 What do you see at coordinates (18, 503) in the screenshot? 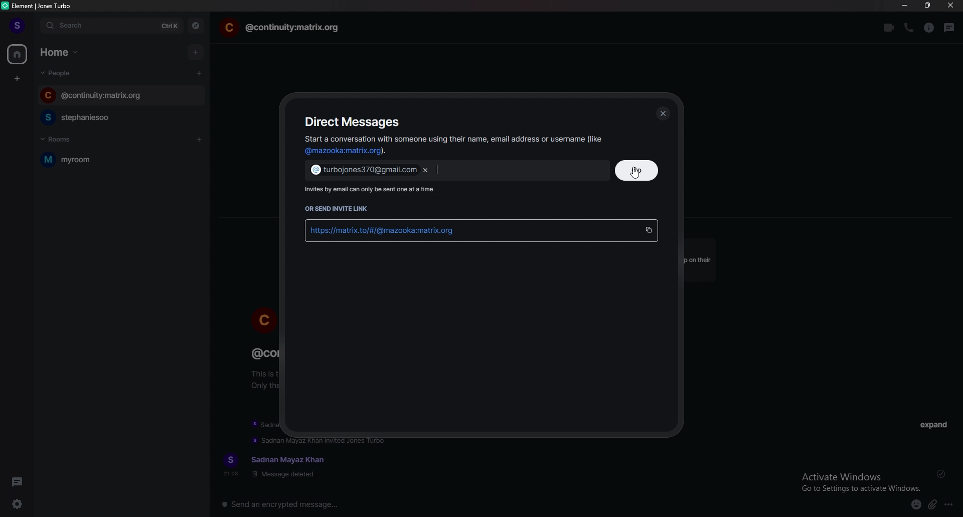
I see `quick settings` at bounding box center [18, 503].